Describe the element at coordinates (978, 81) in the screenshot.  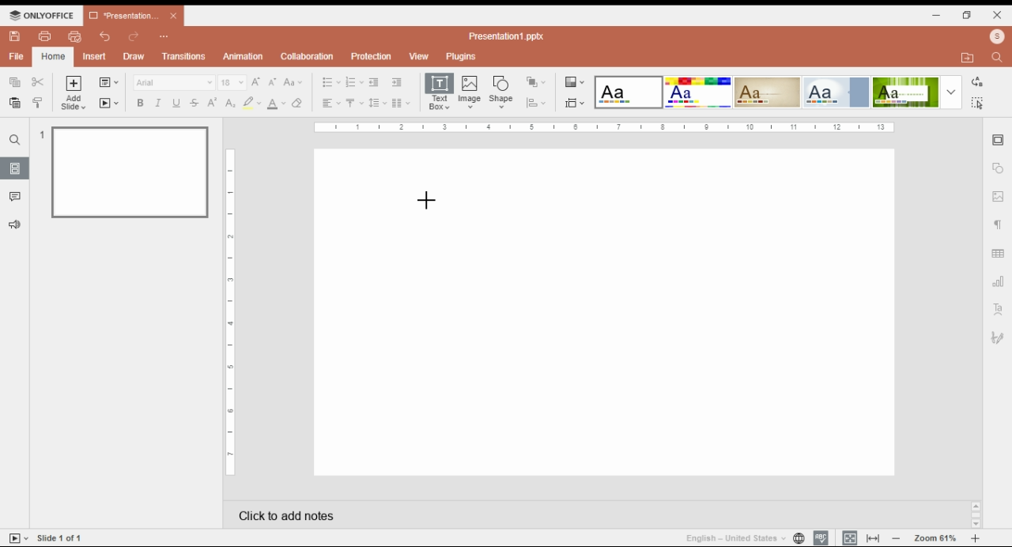
I see `replace` at that location.